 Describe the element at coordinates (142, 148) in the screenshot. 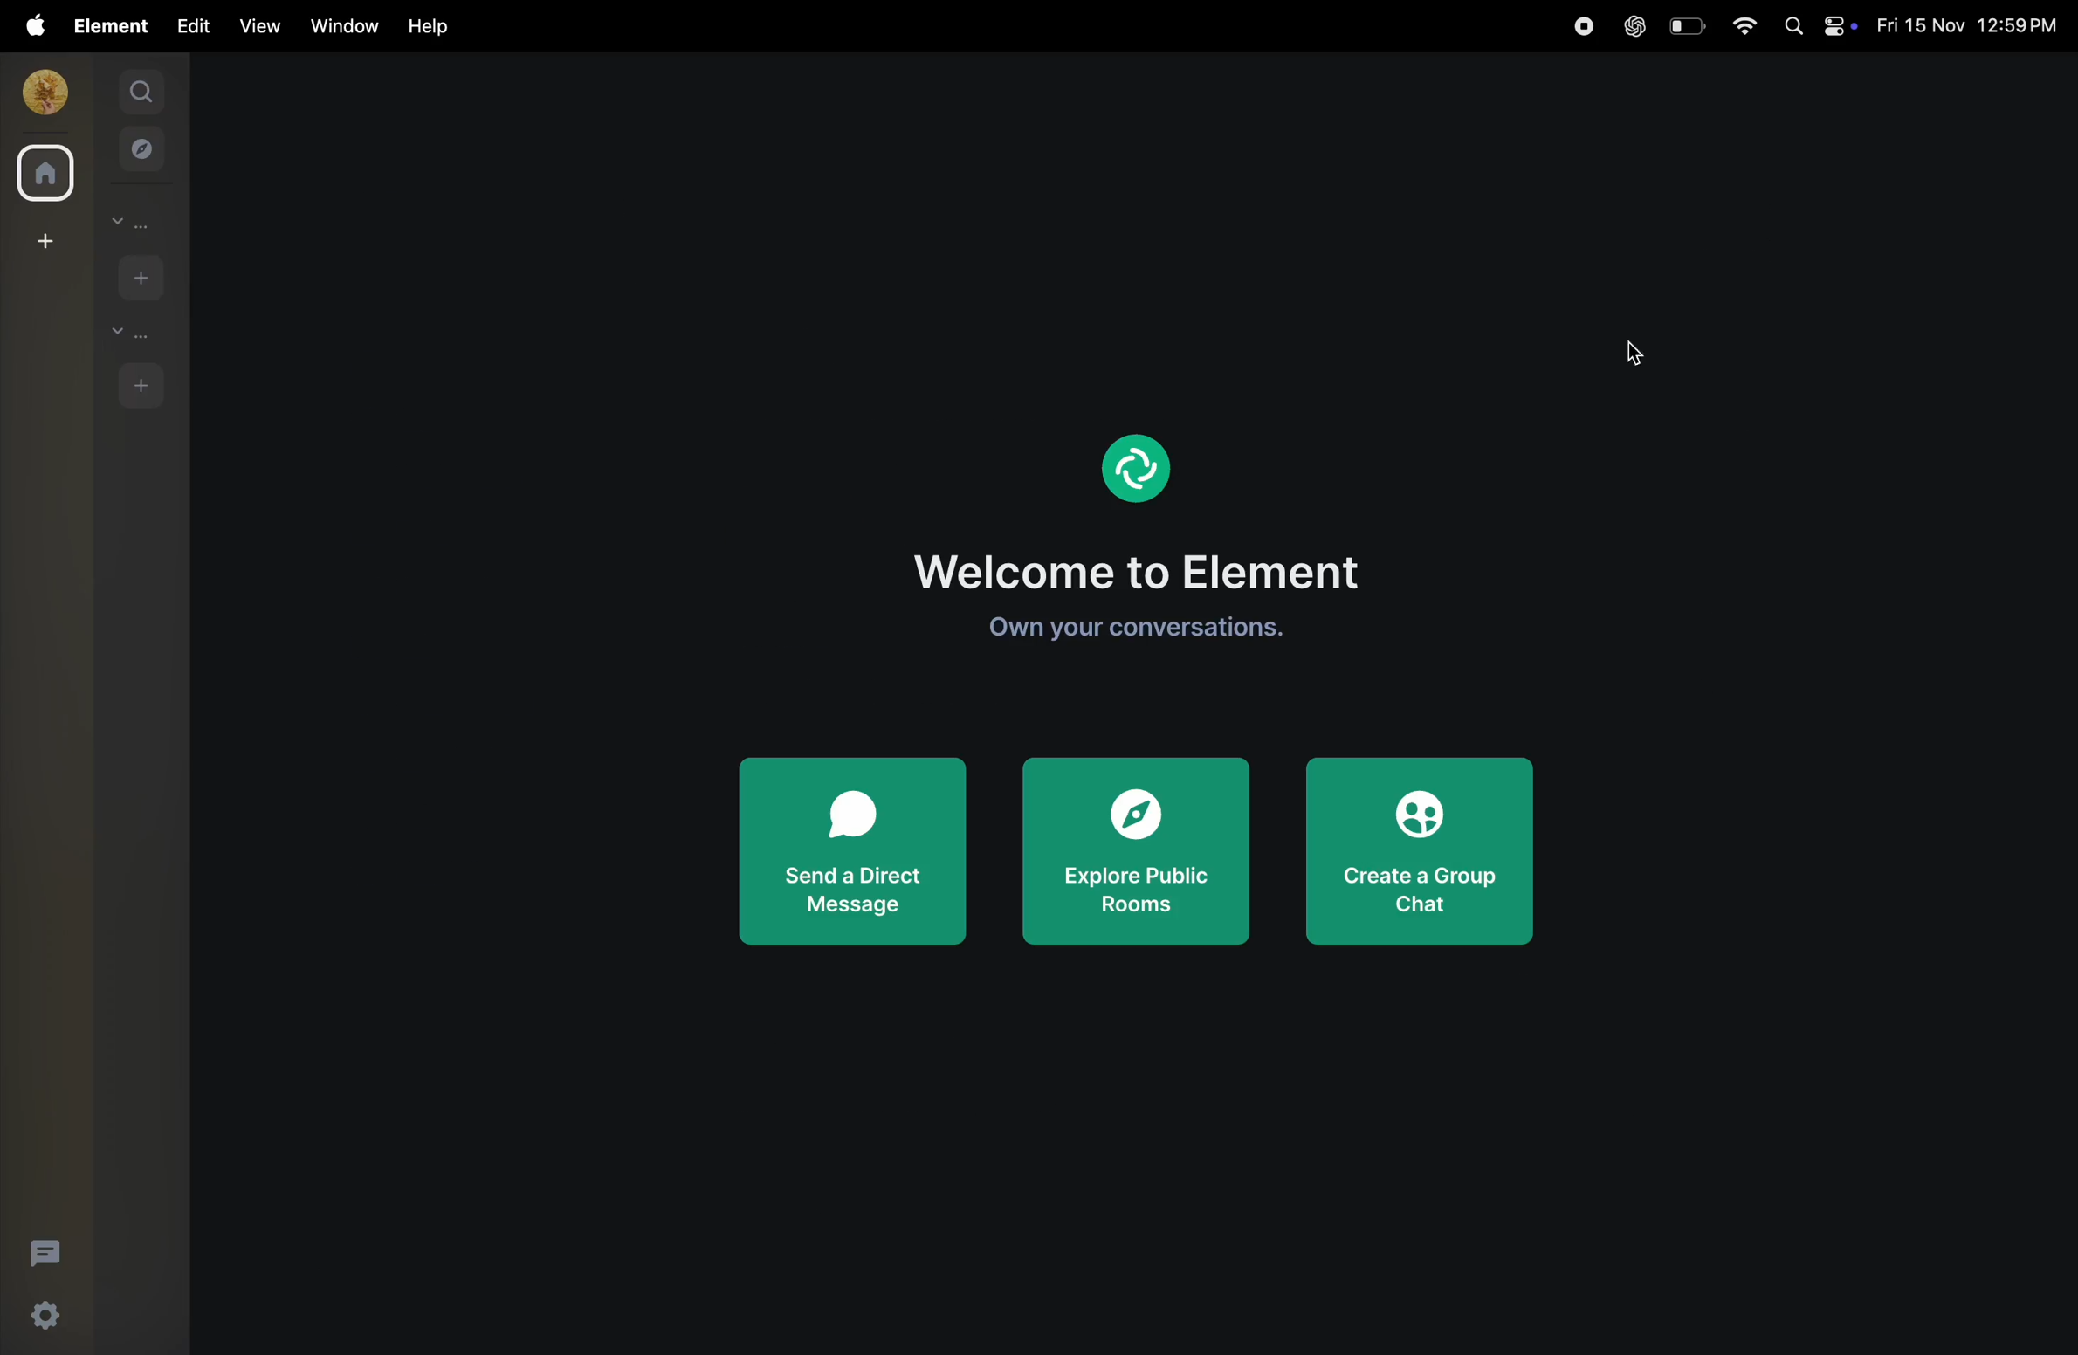

I see `explore` at that location.